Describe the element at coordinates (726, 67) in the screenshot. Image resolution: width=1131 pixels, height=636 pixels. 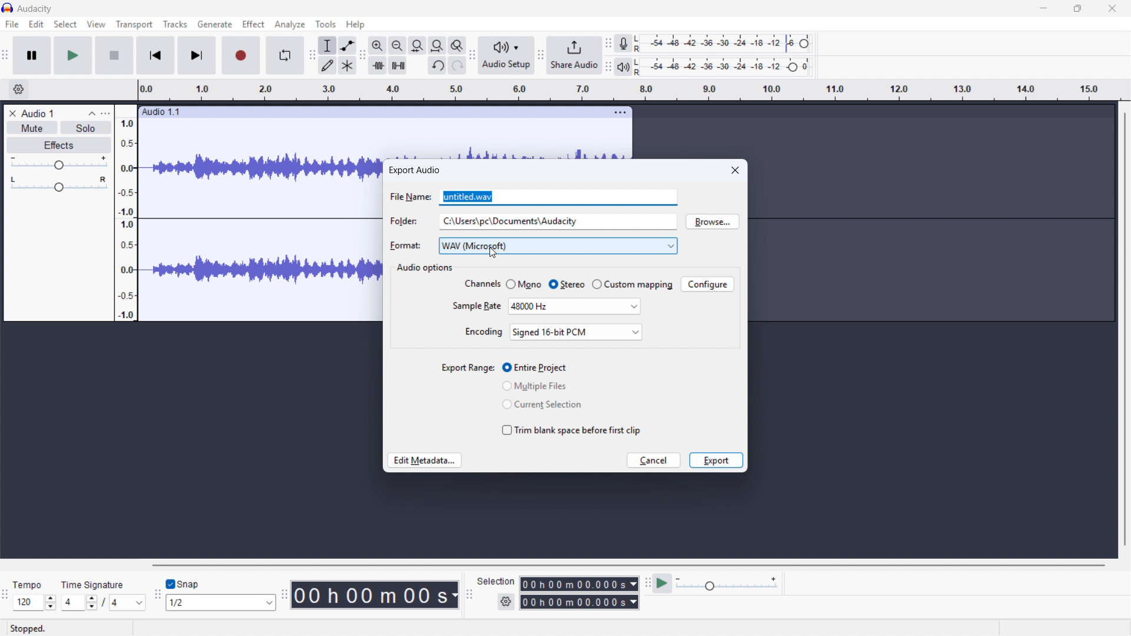
I see `playback level ` at that location.